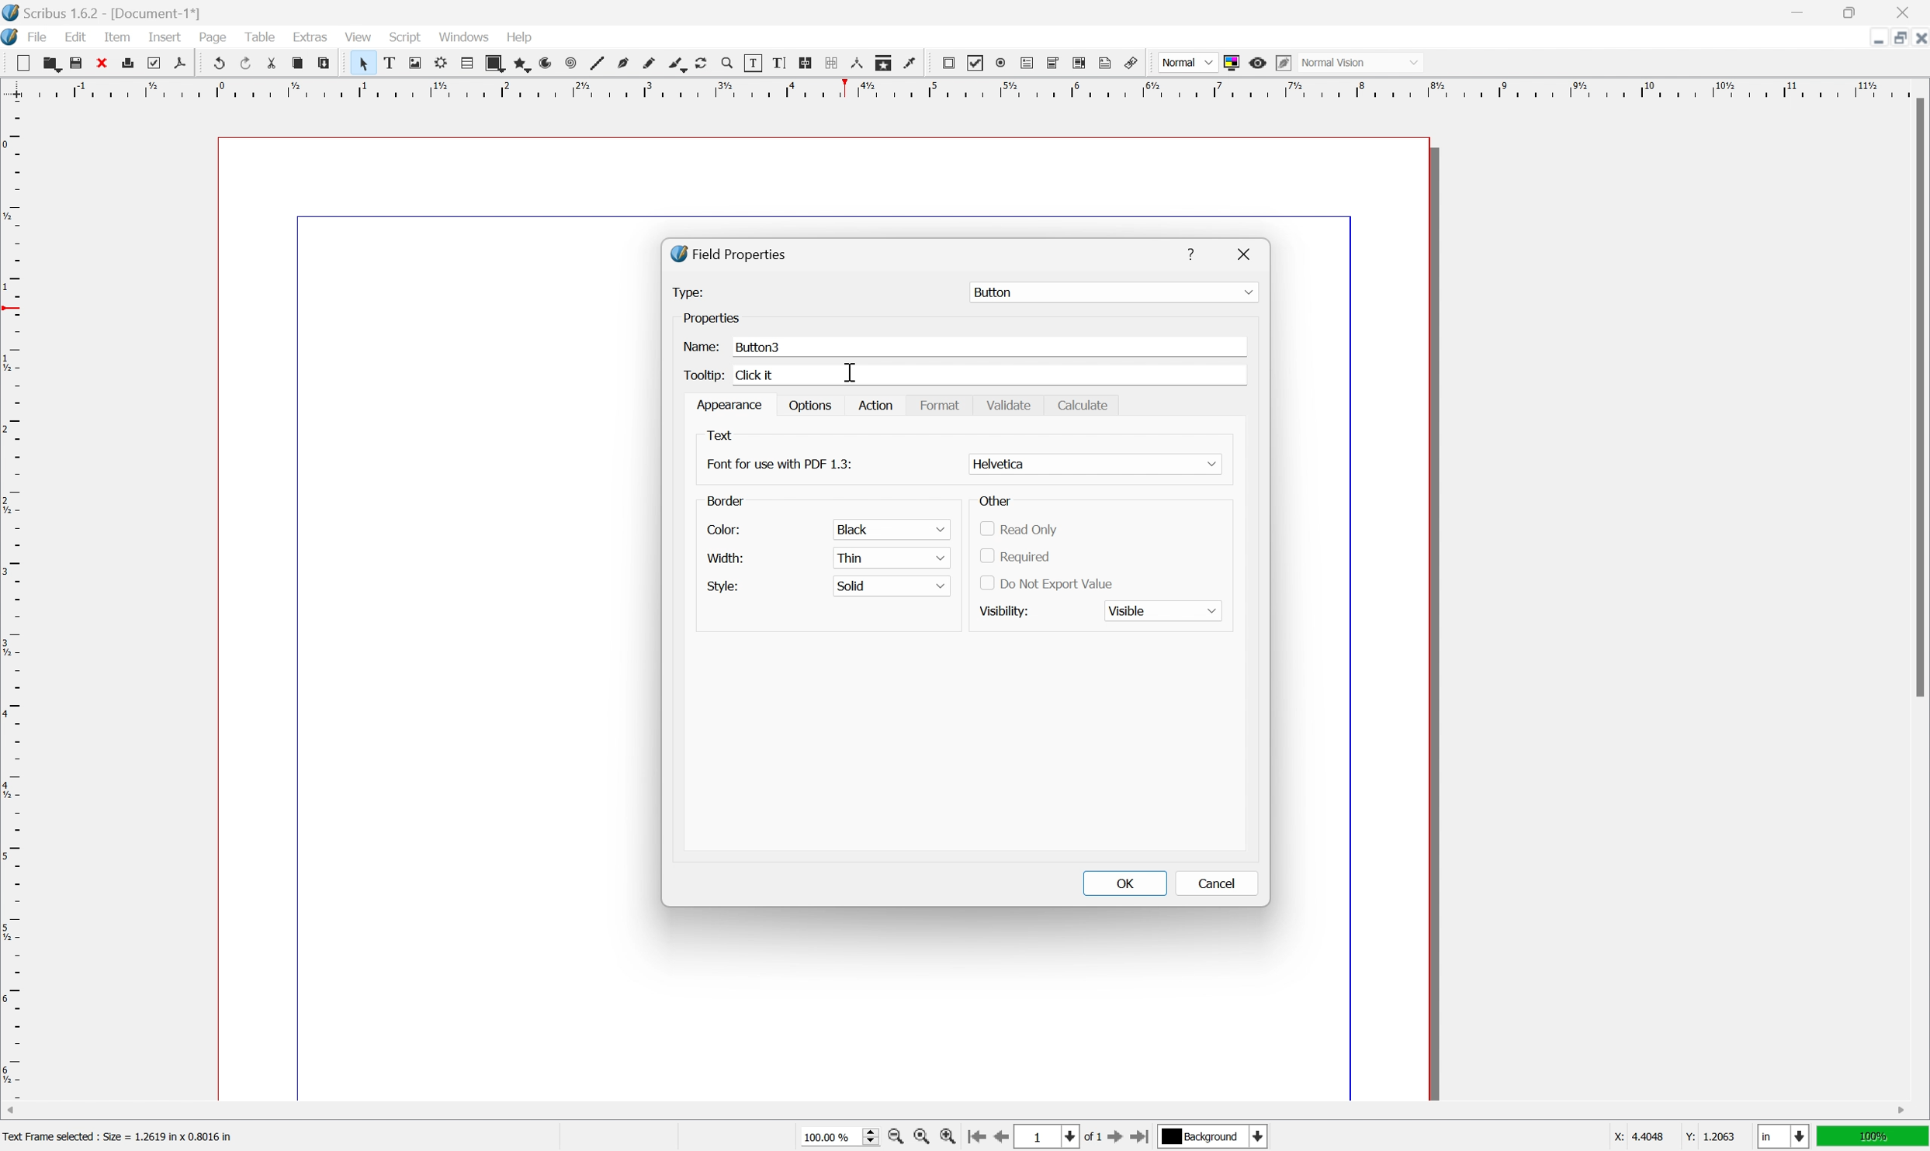 This screenshot has width=1930, height=1151. What do you see at coordinates (1221, 882) in the screenshot?
I see `Cancel` at bounding box center [1221, 882].